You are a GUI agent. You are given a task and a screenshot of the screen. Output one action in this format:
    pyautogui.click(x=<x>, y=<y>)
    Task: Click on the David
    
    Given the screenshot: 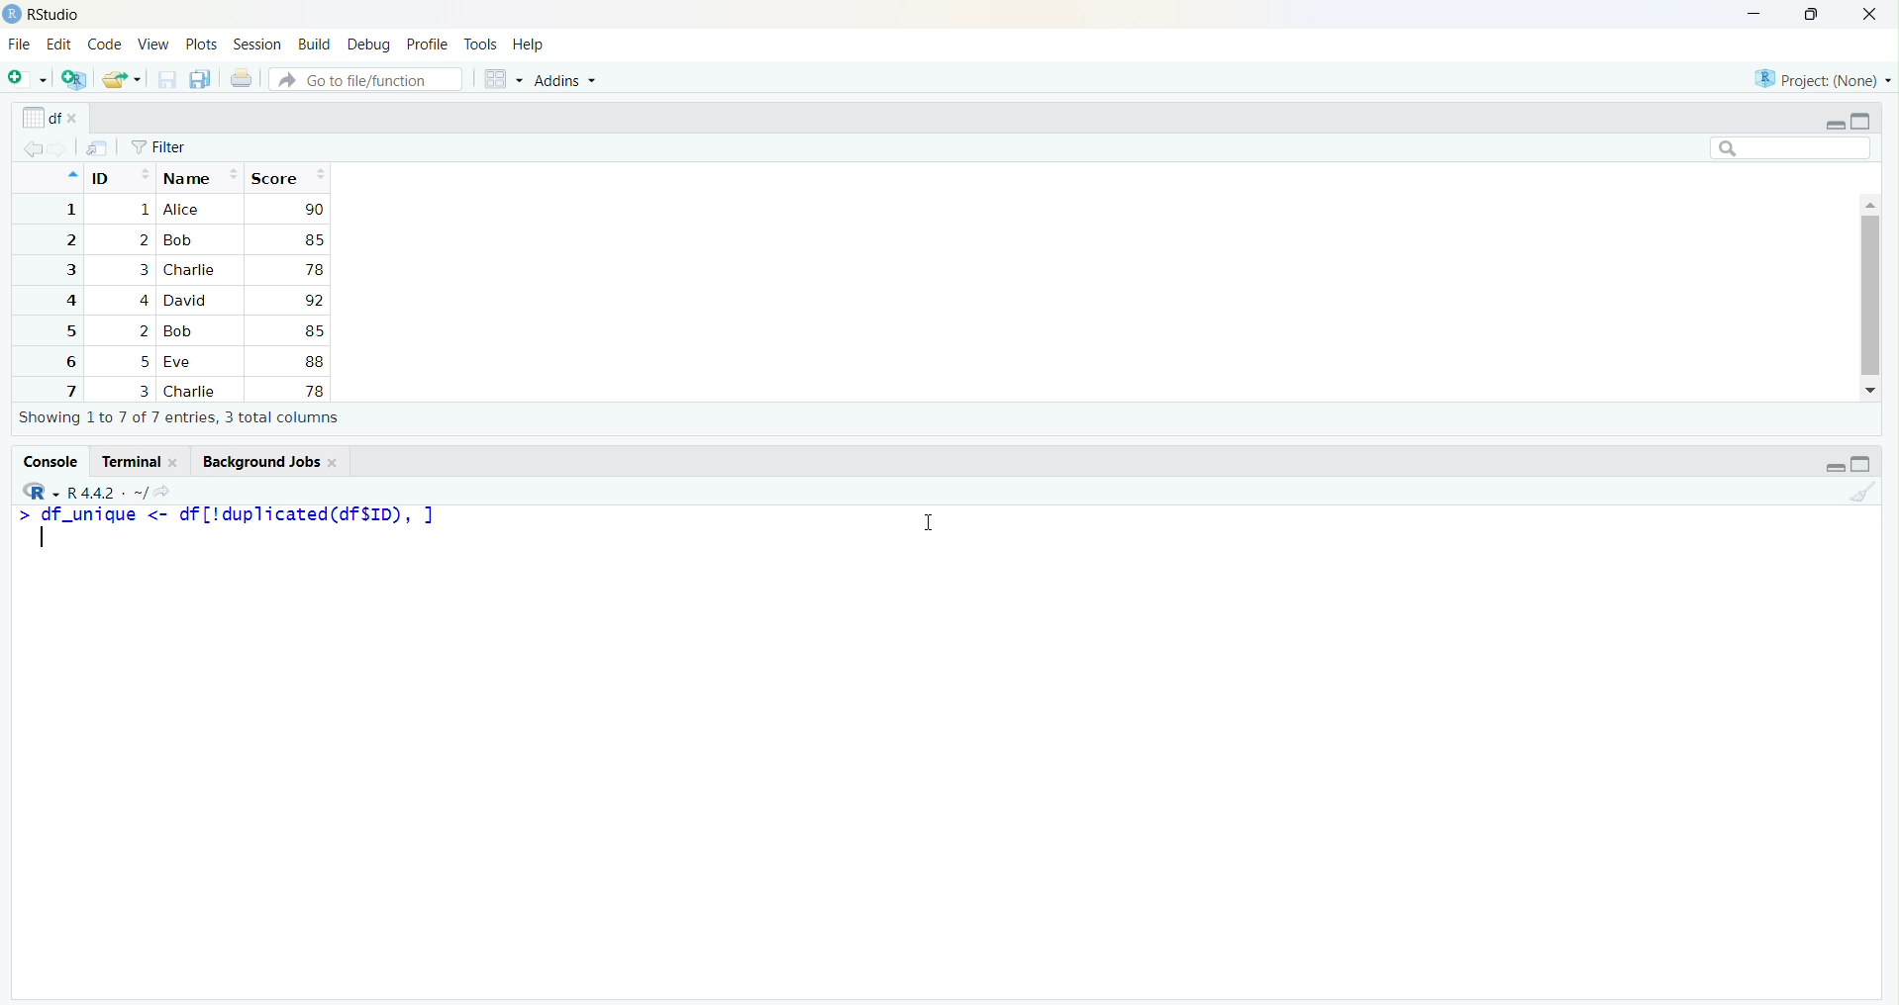 What is the action you would take?
    pyautogui.click(x=188, y=299)
    